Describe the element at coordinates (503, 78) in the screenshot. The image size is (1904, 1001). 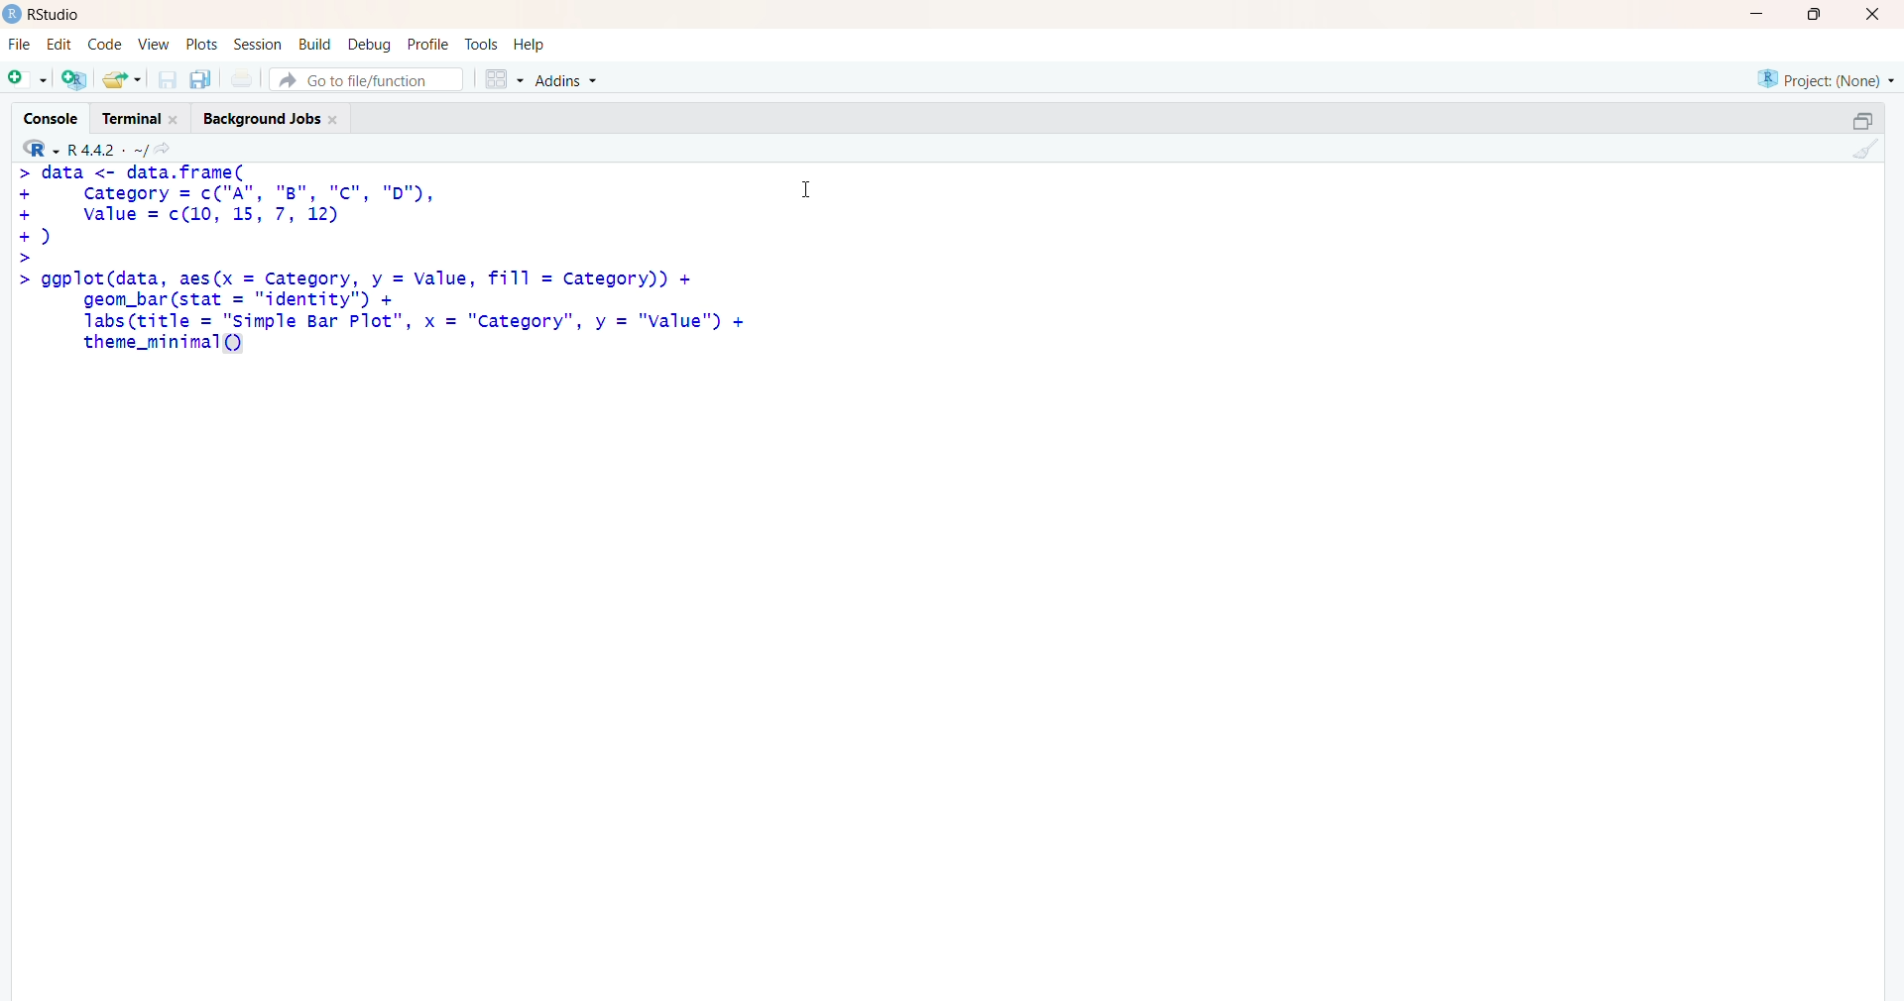
I see `grid view` at that location.